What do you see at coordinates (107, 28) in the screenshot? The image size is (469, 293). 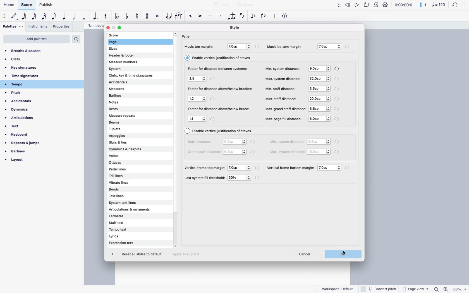 I see `close` at bounding box center [107, 28].